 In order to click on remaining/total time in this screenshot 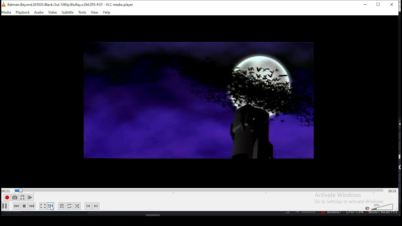, I will do `click(392, 191)`.